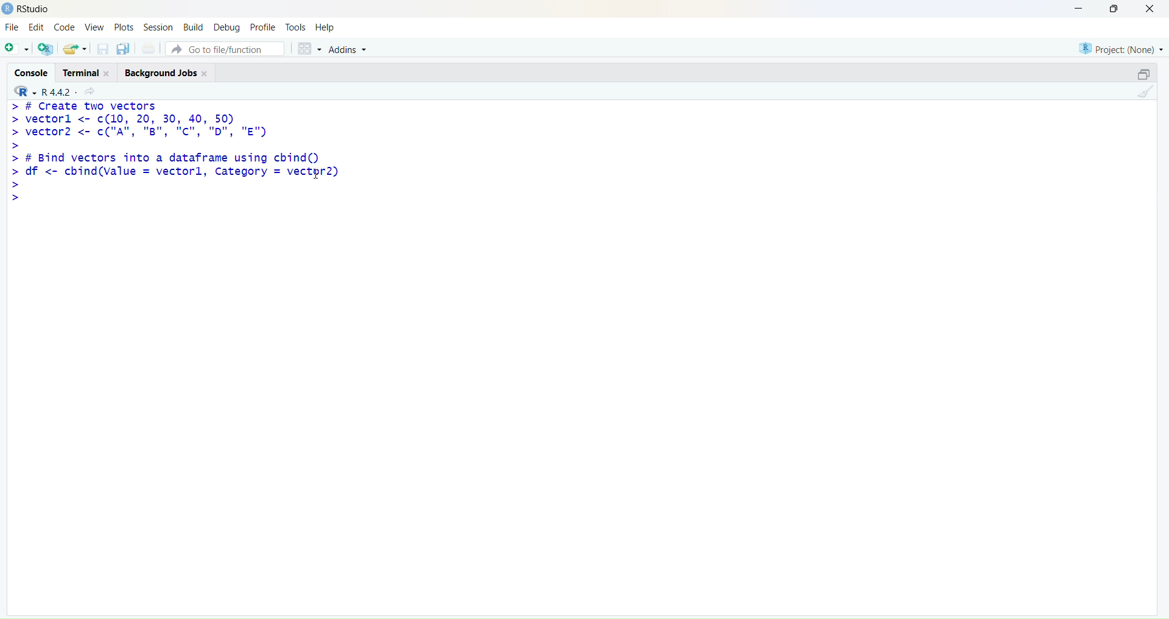  Describe the element at coordinates (124, 27) in the screenshot. I see `Plots` at that location.